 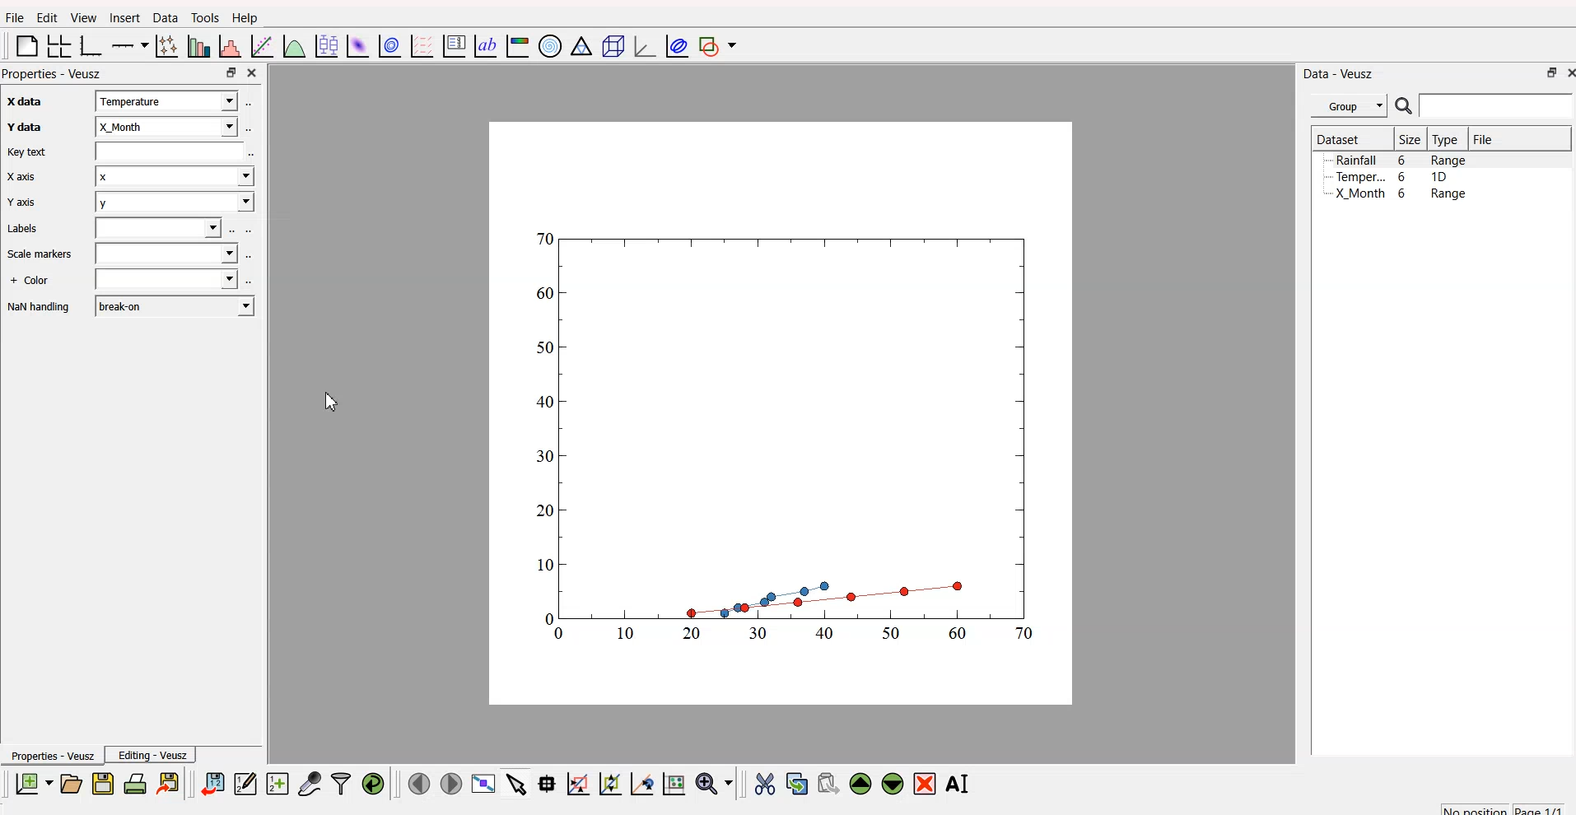 I want to click on Y data, so click(x=21, y=128).